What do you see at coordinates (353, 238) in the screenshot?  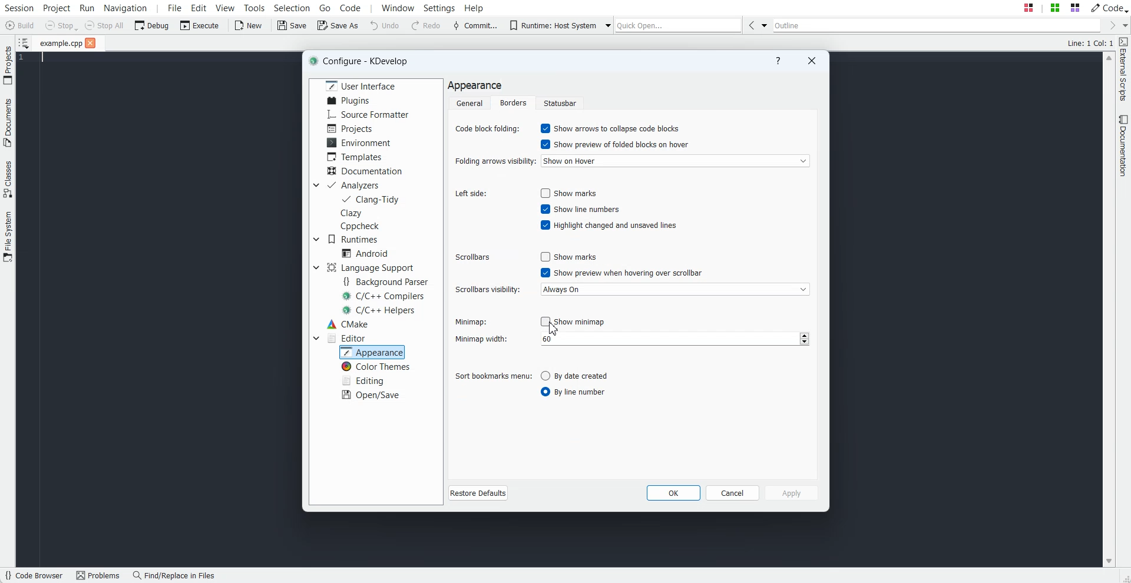 I see `Runtimes` at bounding box center [353, 238].